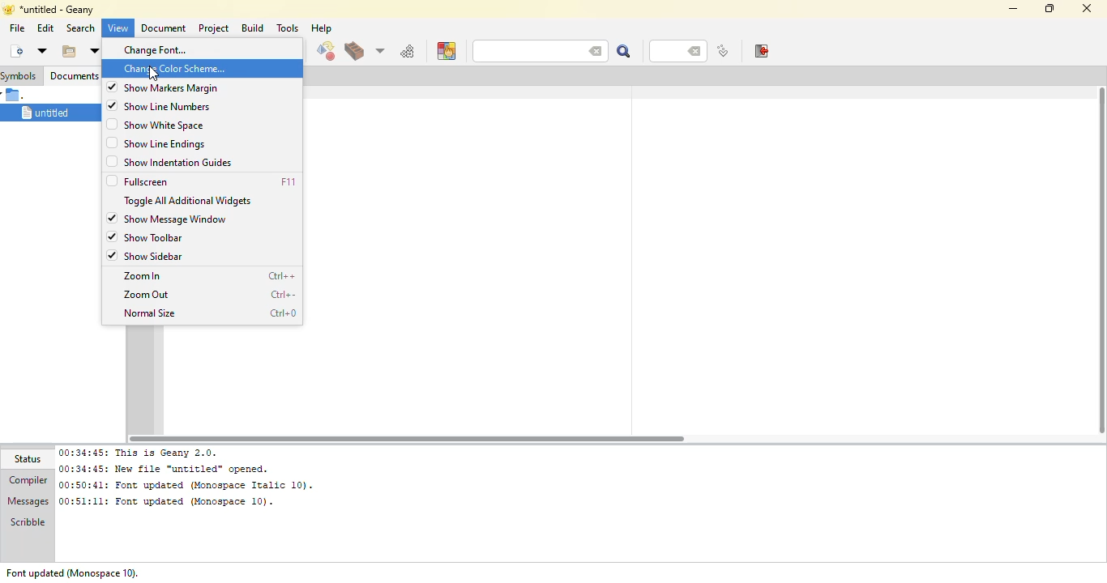 Image resolution: width=1107 pixels, height=583 pixels. What do you see at coordinates (110, 181) in the screenshot?
I see `click to enable` at bounding box center [110, 181].